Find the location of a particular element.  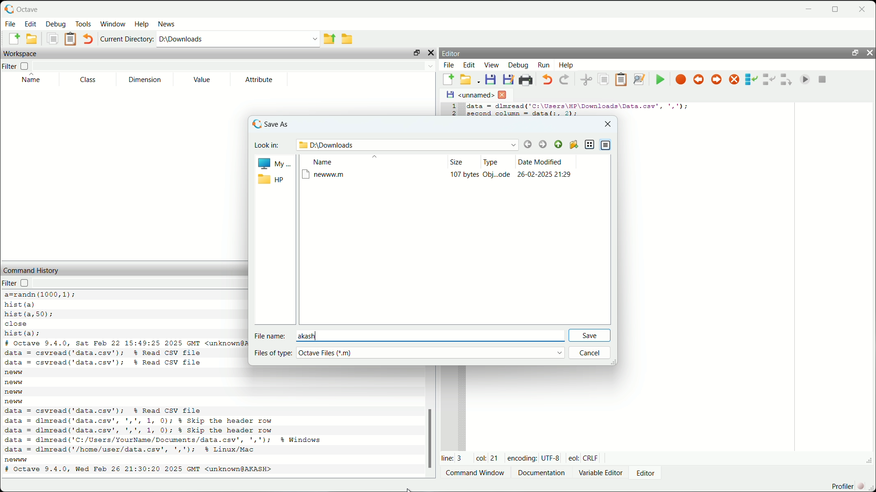

look in is located at coordinates (266, 144).